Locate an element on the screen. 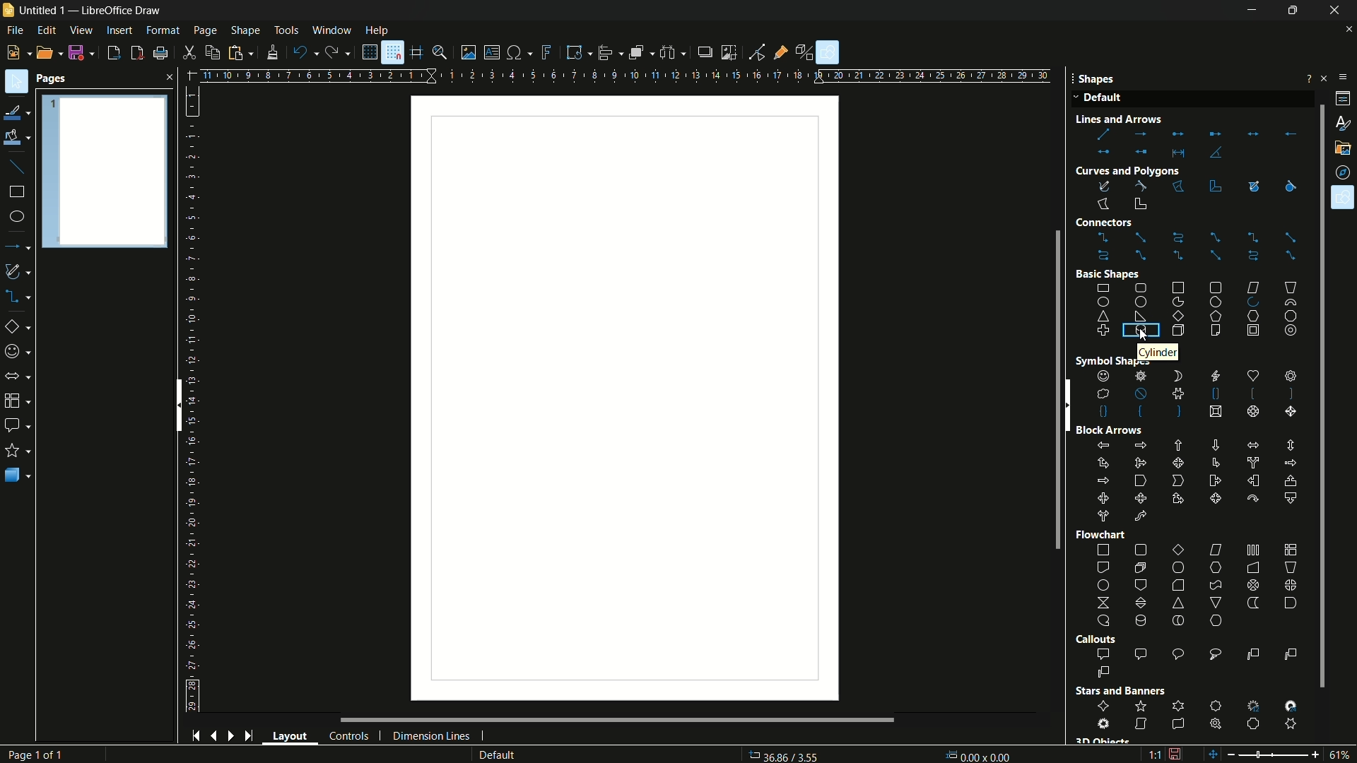  controls is located at coordinates (349, 737).